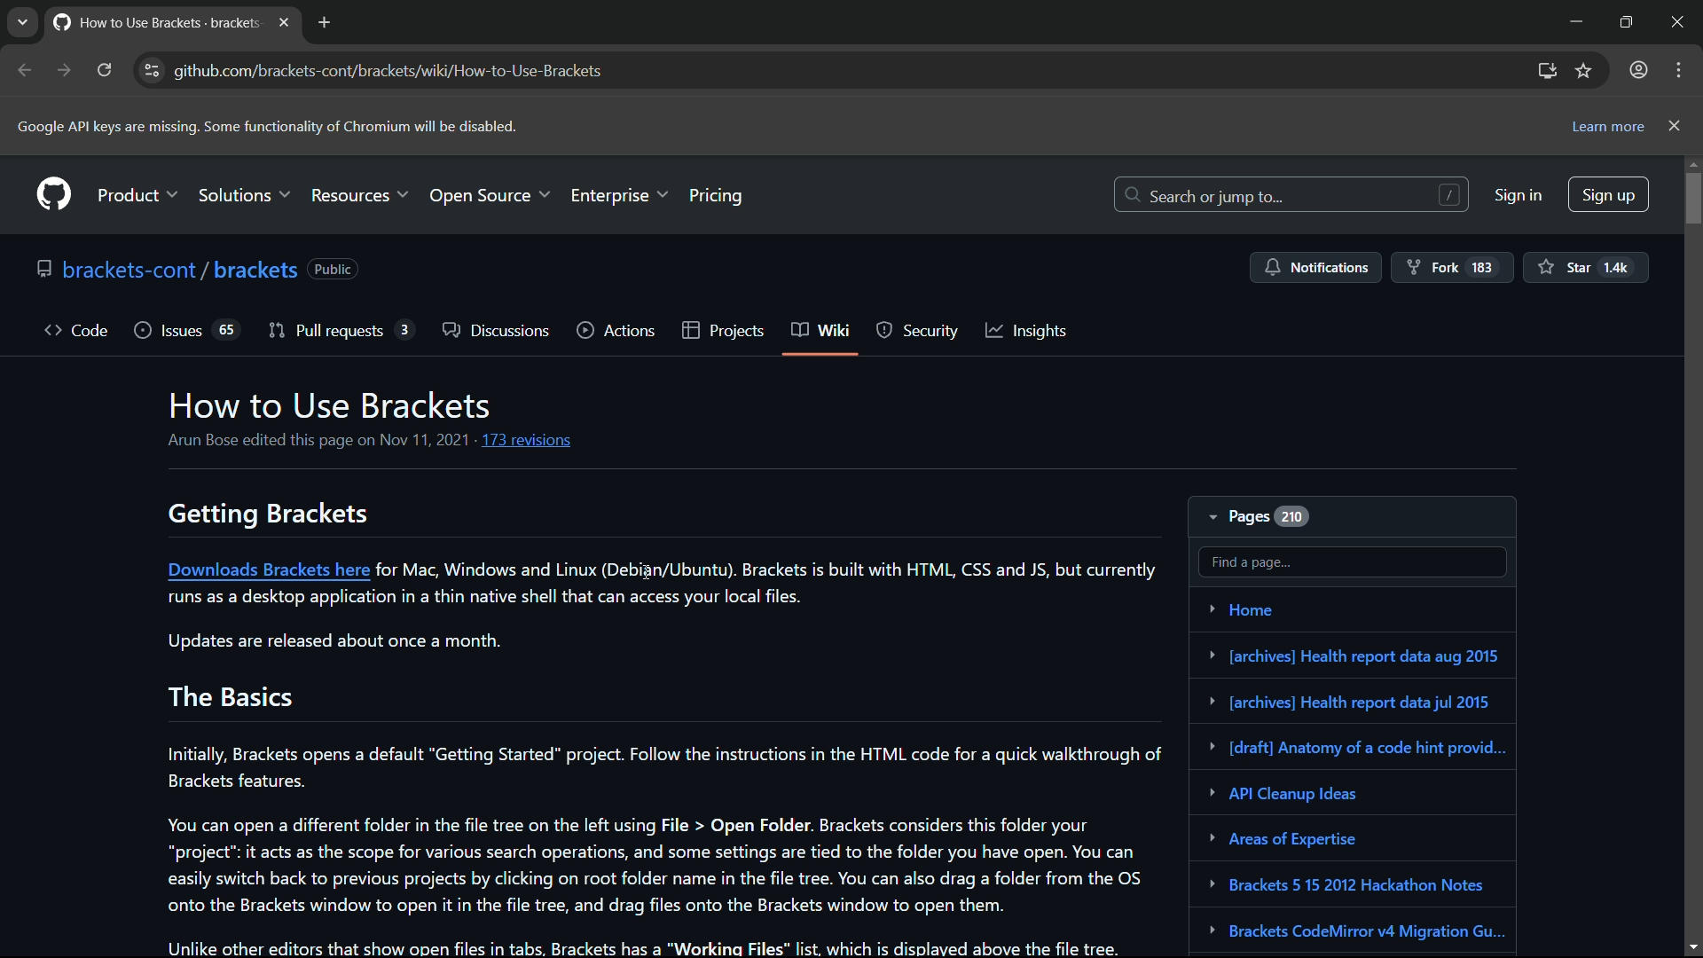  What do you see at coordinates (619, 193) in the screenshot?
I see `enterprise` at bounding box center [619, 193].